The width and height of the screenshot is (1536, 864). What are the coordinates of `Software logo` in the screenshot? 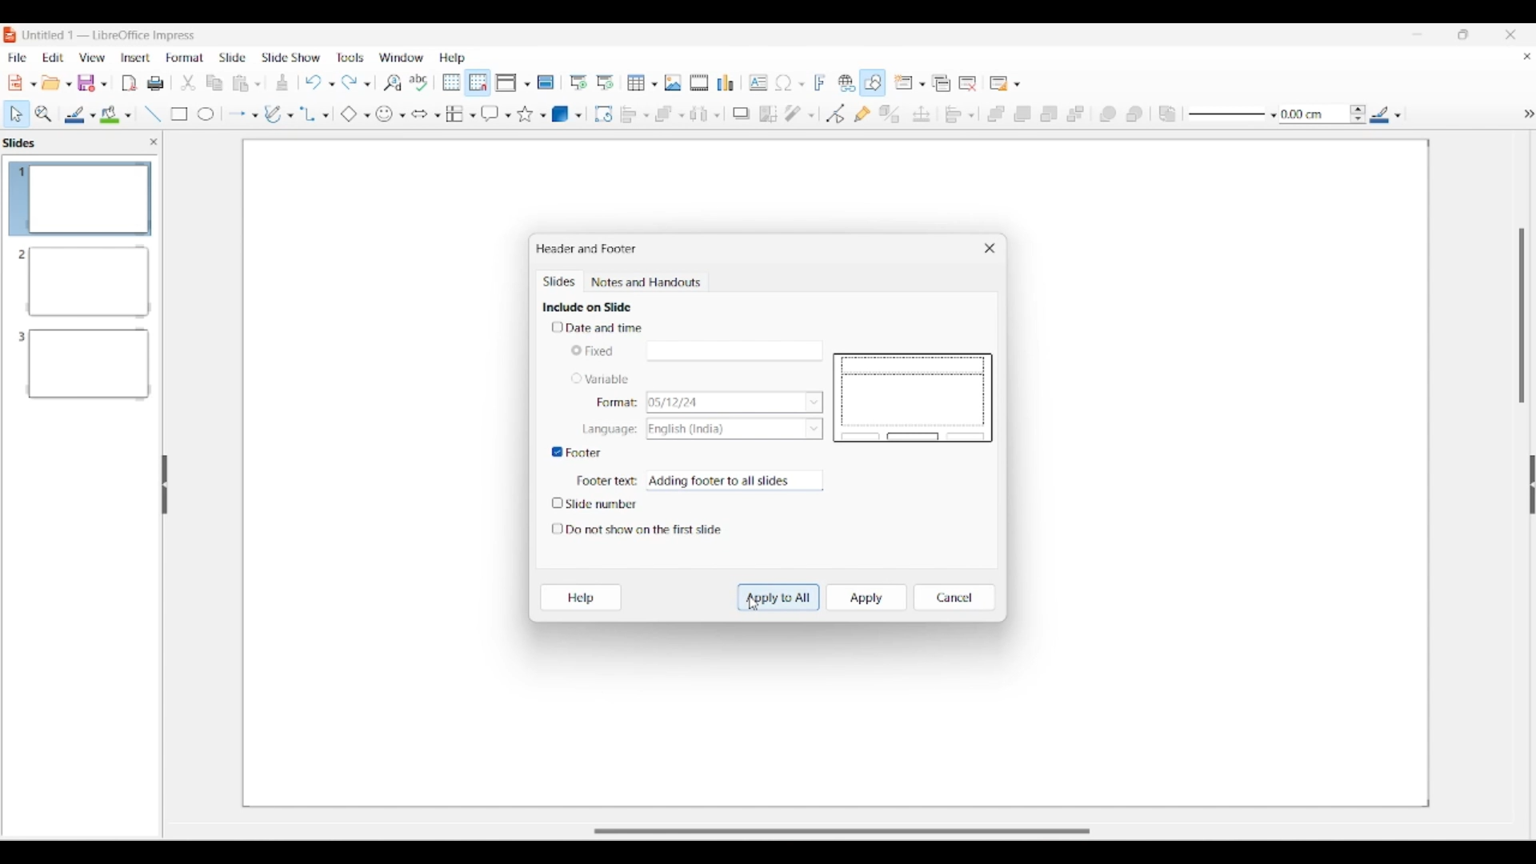 It's located at (10, 35).